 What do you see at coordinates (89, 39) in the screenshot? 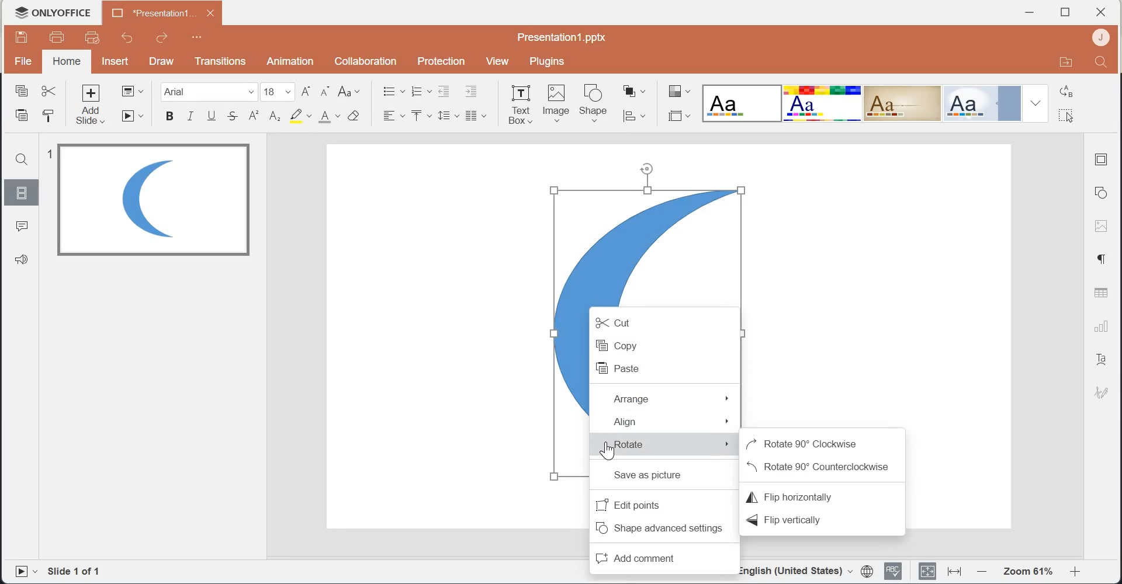
I see `Quick print` at bounding box center [89, 39].